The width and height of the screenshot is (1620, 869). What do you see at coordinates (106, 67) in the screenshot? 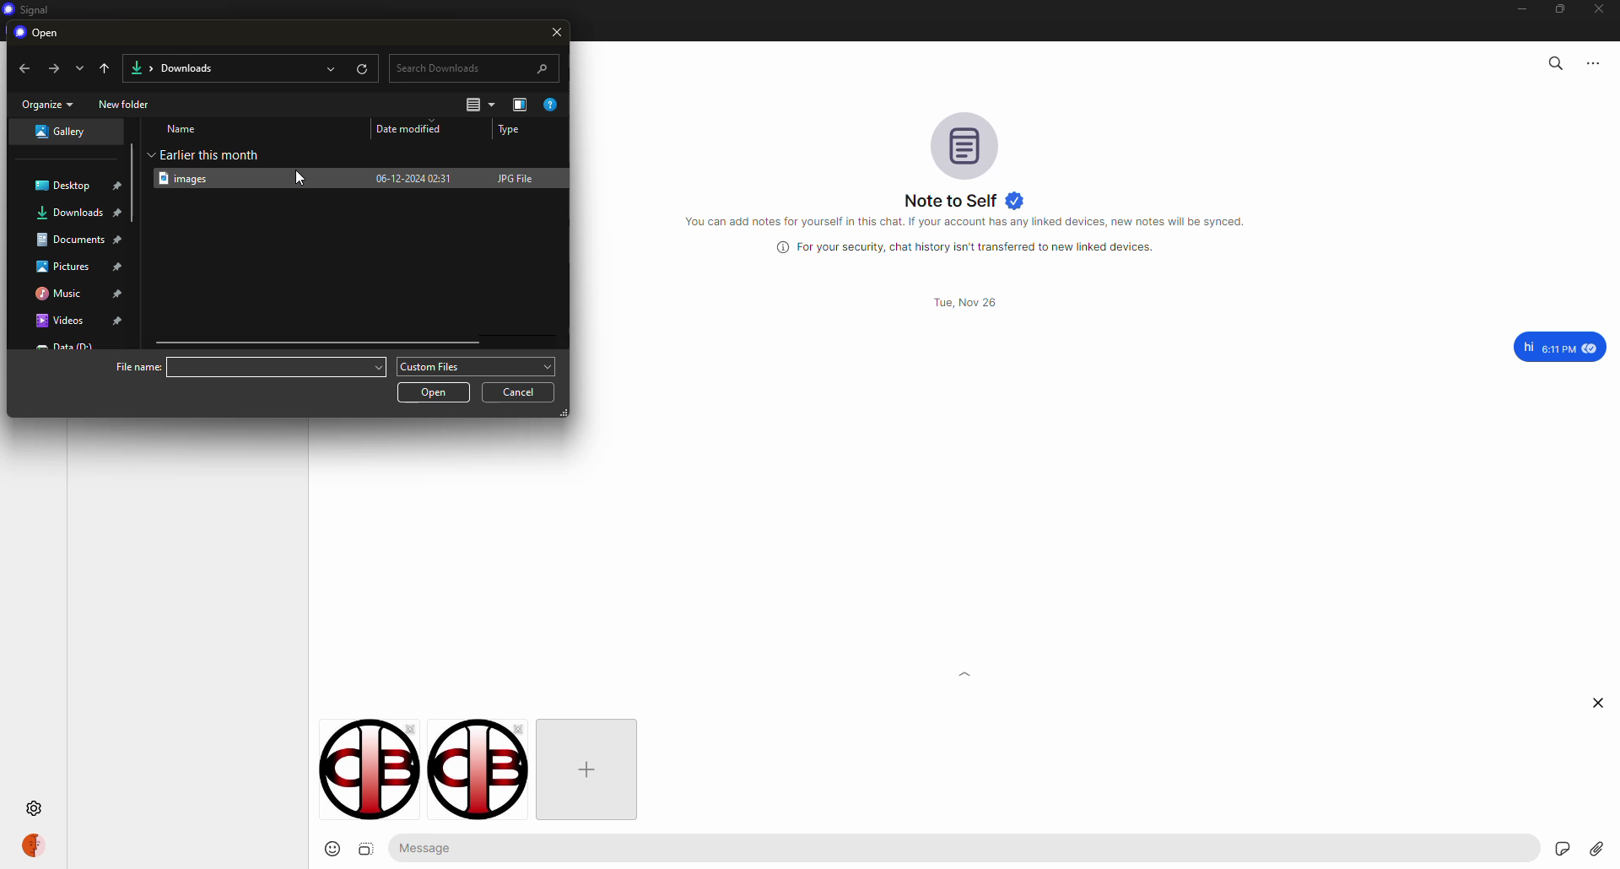
I see `go back` at bounding box center [106, 67].